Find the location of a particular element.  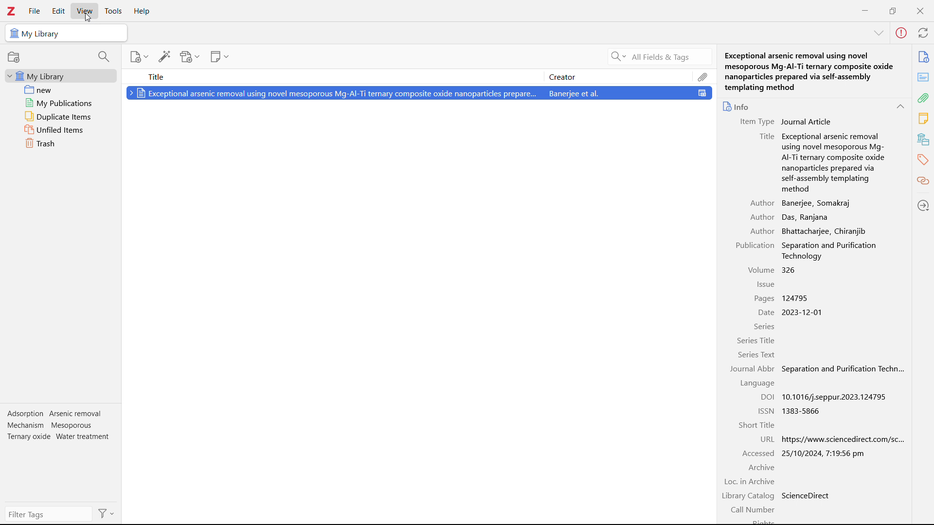

view is located at coordinates (85, 11).